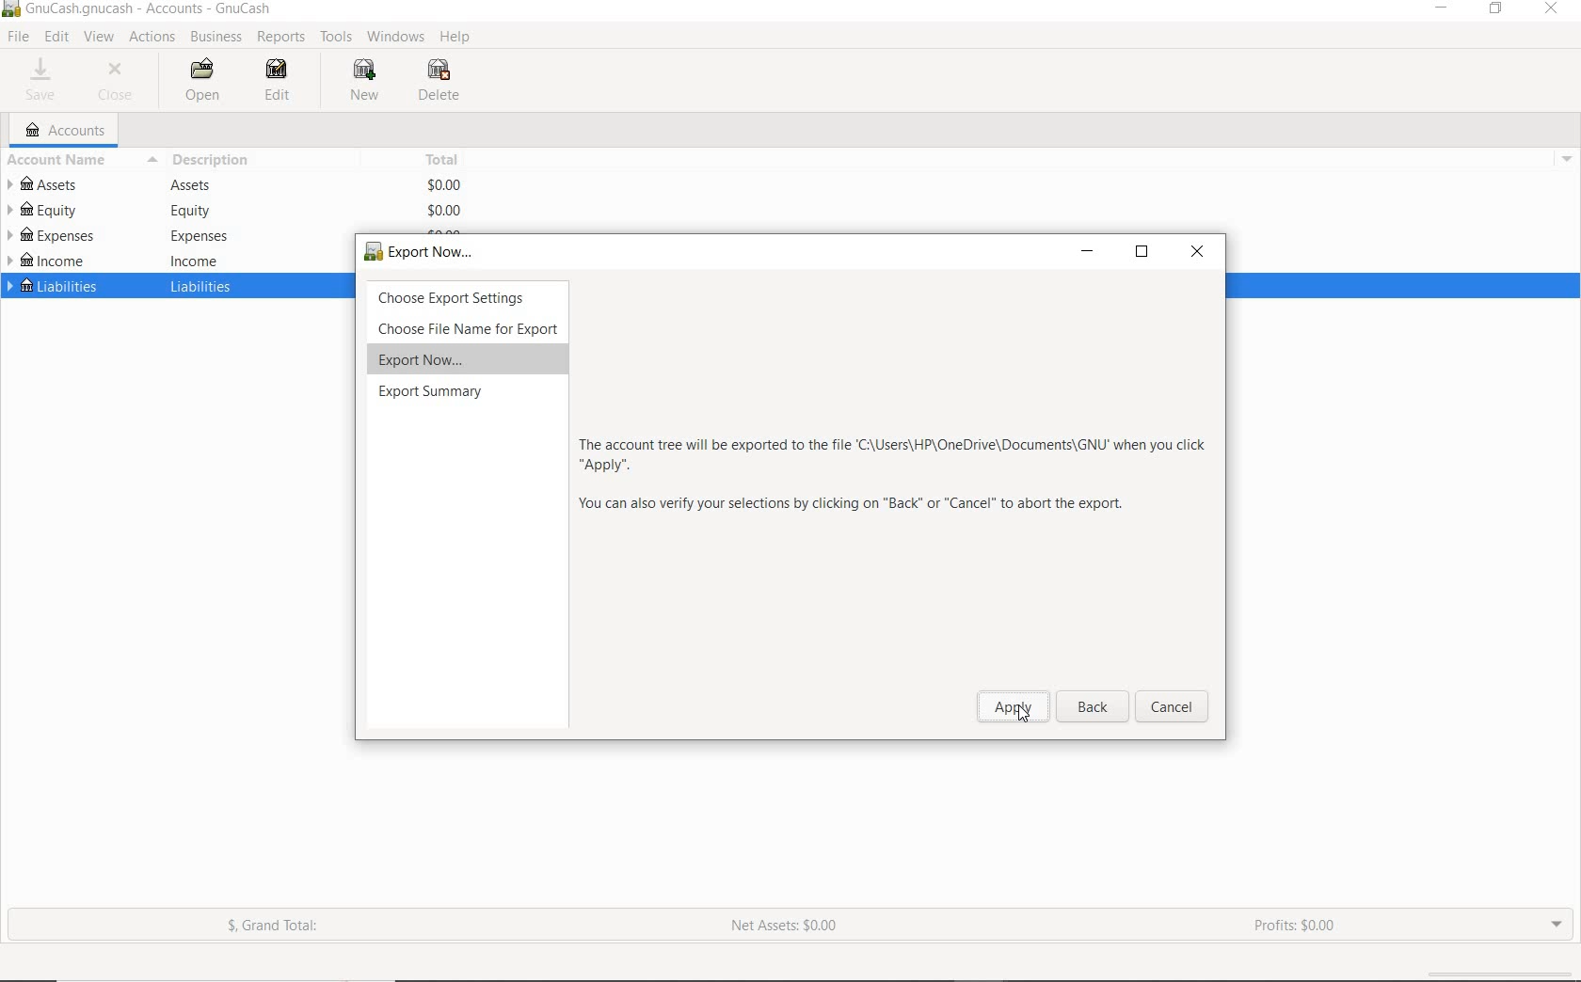 Image resolution: width=1581 pixels, height=982 pixels. I want to click on TOOLS, so click(337, 38).